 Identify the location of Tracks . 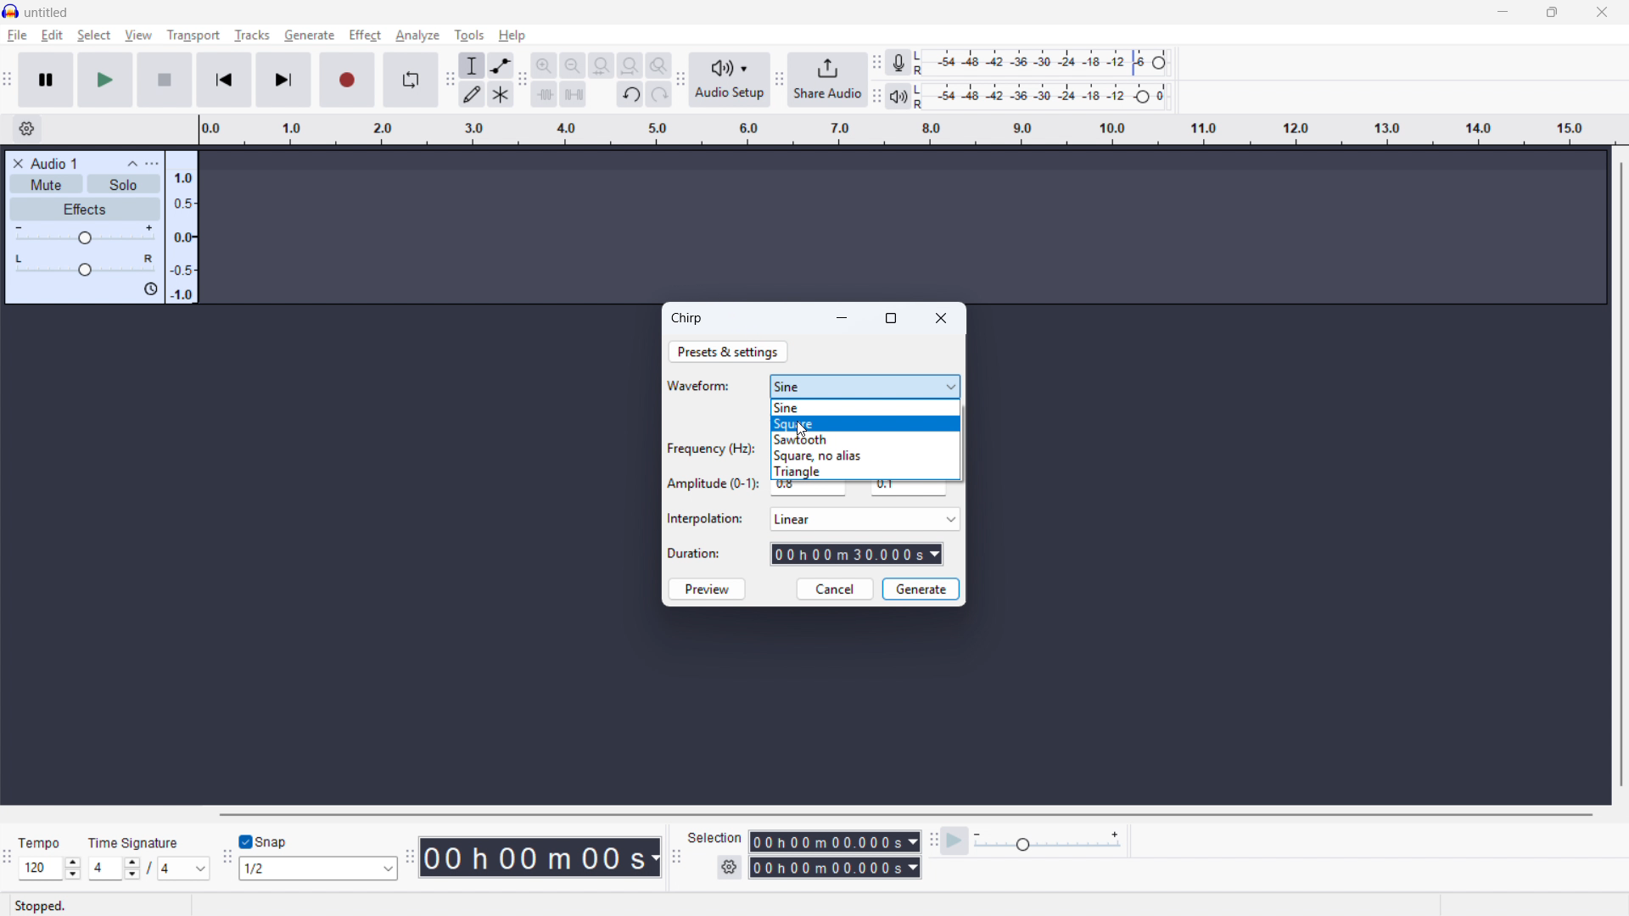
(251, 35).